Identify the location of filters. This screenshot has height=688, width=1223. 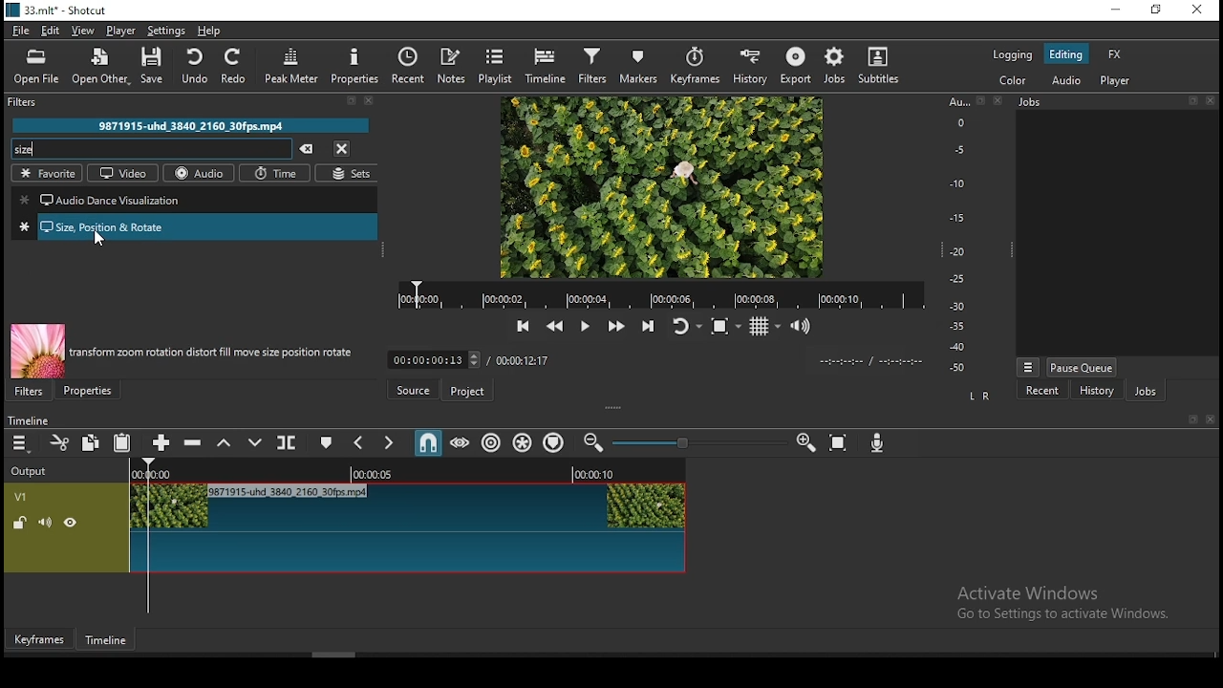
(599, 66).